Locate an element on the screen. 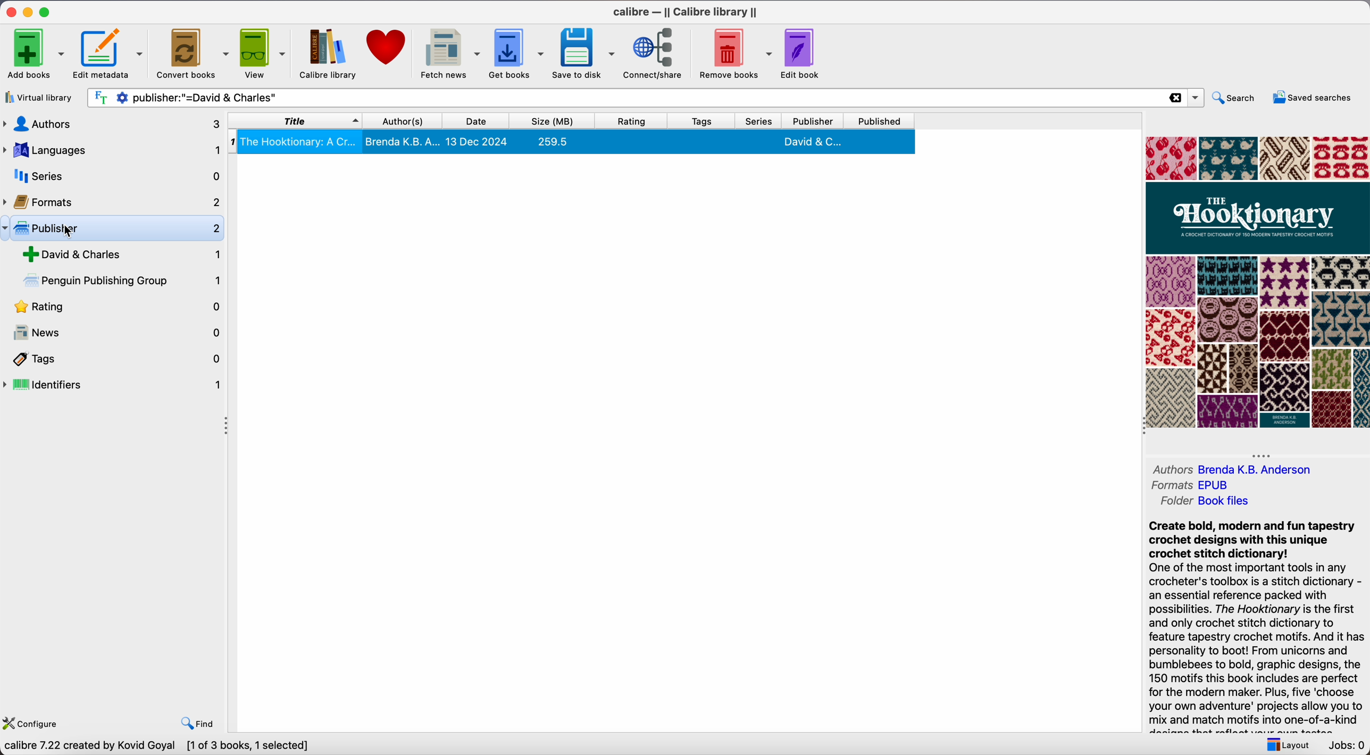  donate is located at coordinates (387, 48).